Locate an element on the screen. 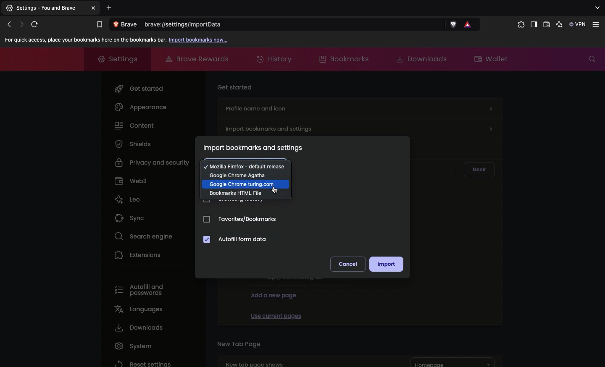 This screenshot has height=367, width=605. History is located at coordinates (276, 60).